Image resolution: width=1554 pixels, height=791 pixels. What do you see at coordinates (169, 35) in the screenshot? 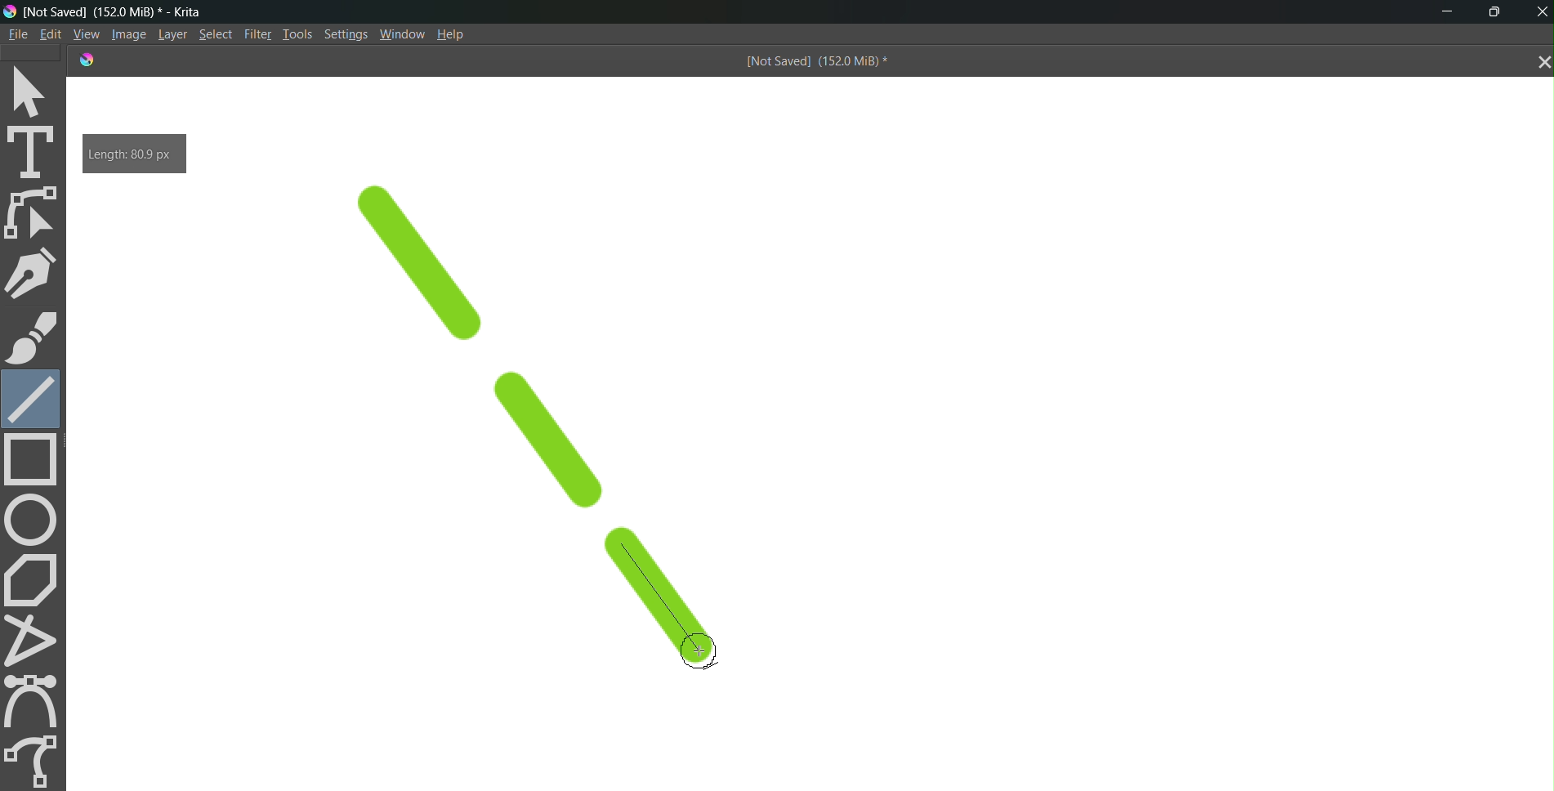
I see `Layer` at bounding box center [169, 35].